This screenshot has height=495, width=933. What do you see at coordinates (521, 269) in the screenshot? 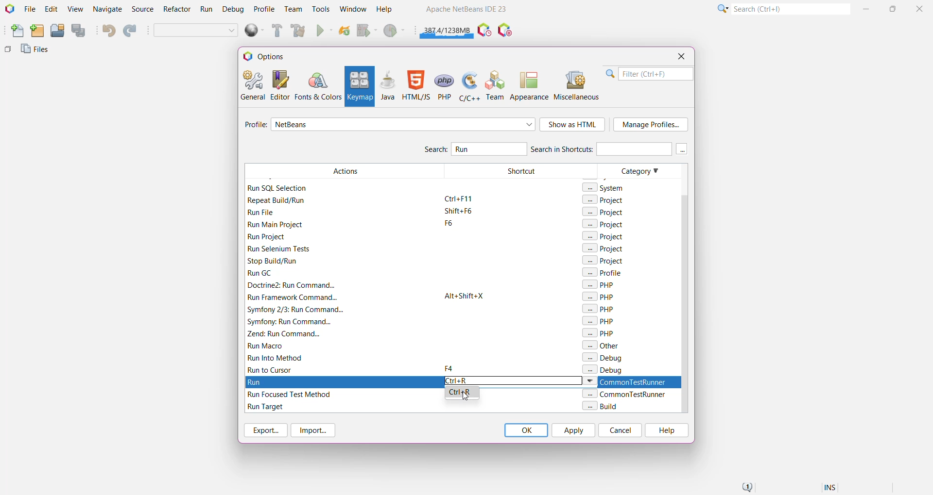
I see `Shortcut` at bounding box center [521, 269].